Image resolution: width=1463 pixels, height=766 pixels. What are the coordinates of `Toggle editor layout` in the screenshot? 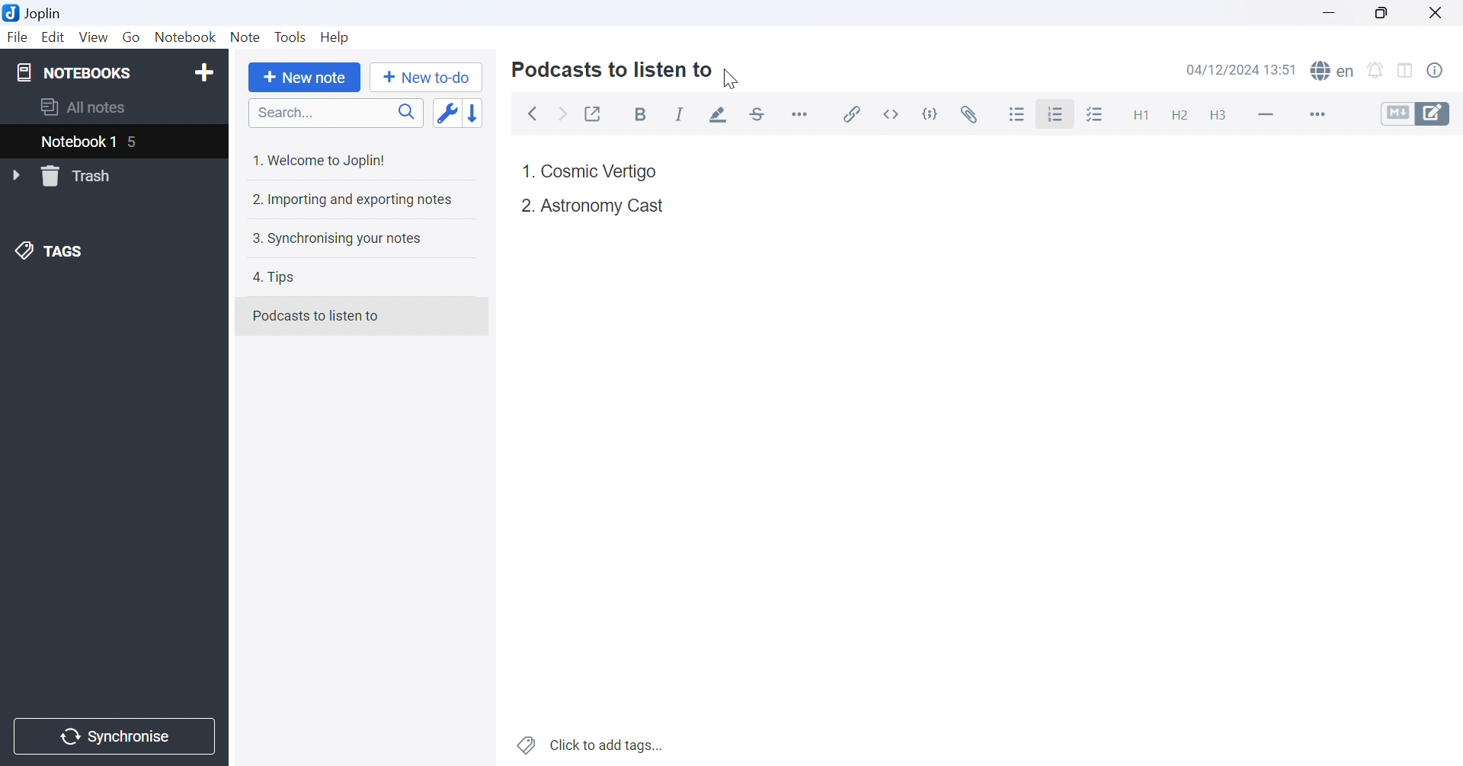 It's located at (1406, 71).